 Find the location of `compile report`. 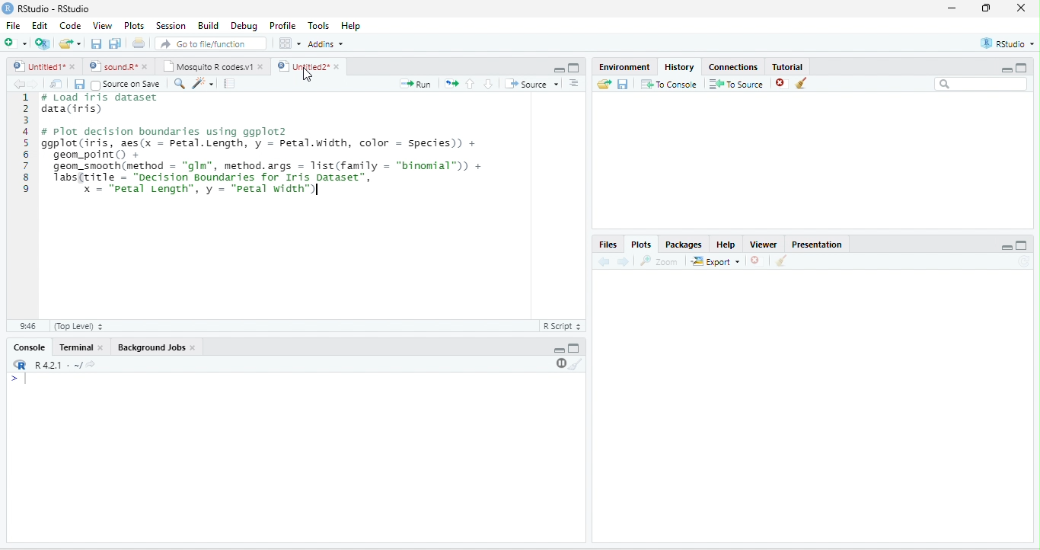

compile report is located at coordinates (229, 83).